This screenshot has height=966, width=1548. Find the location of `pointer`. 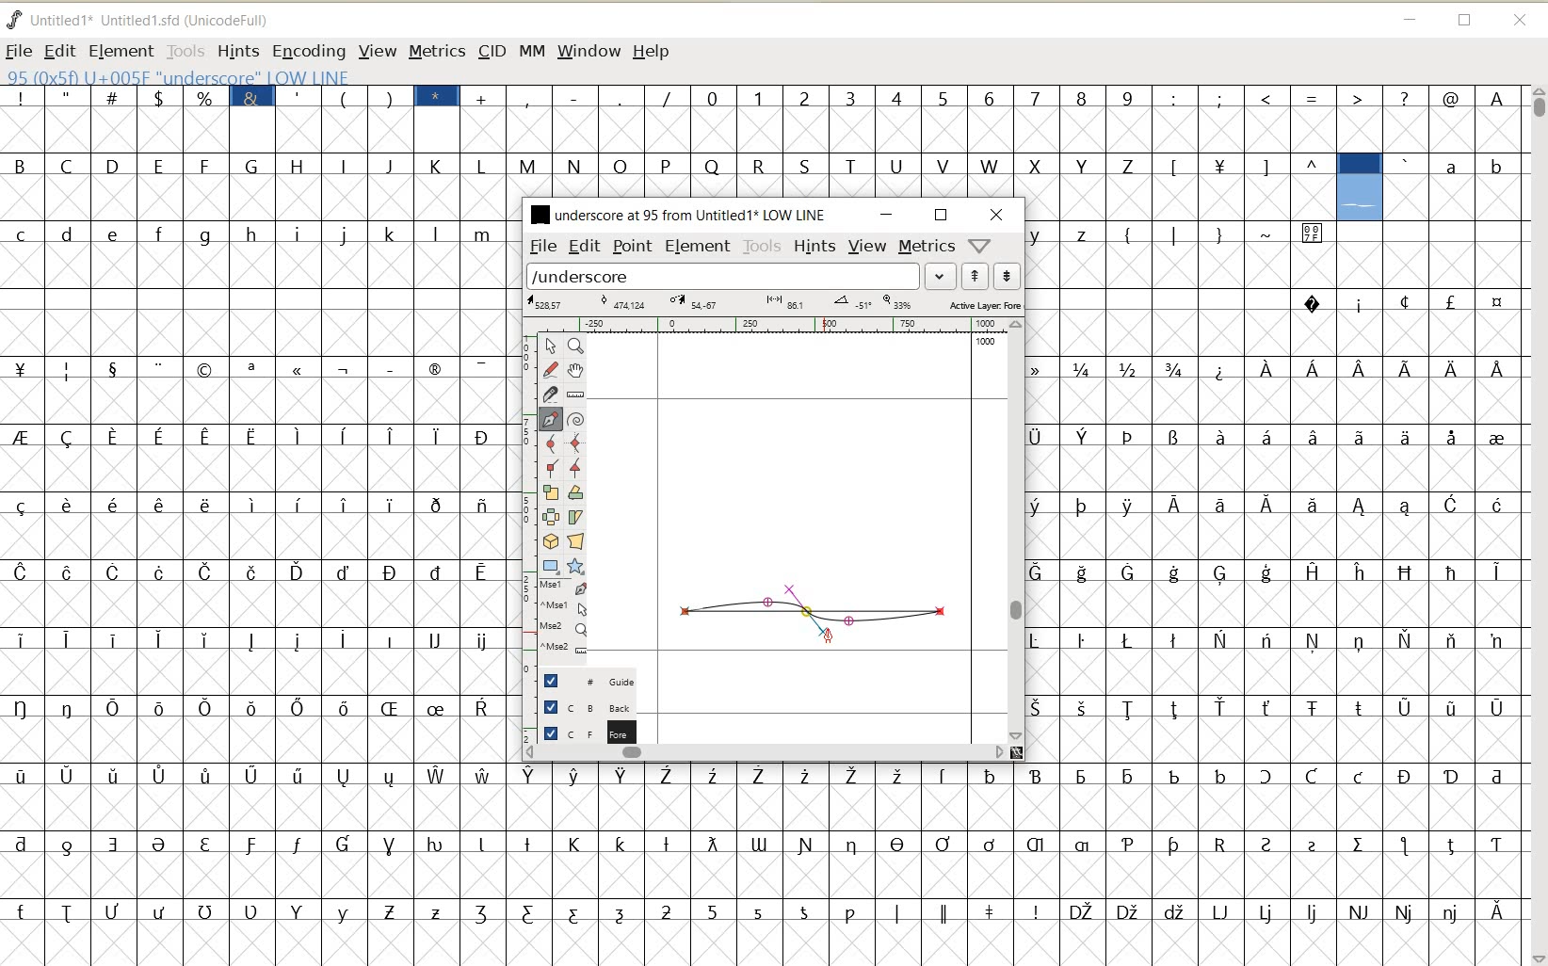

pointer is located at coordinates (549, 346).